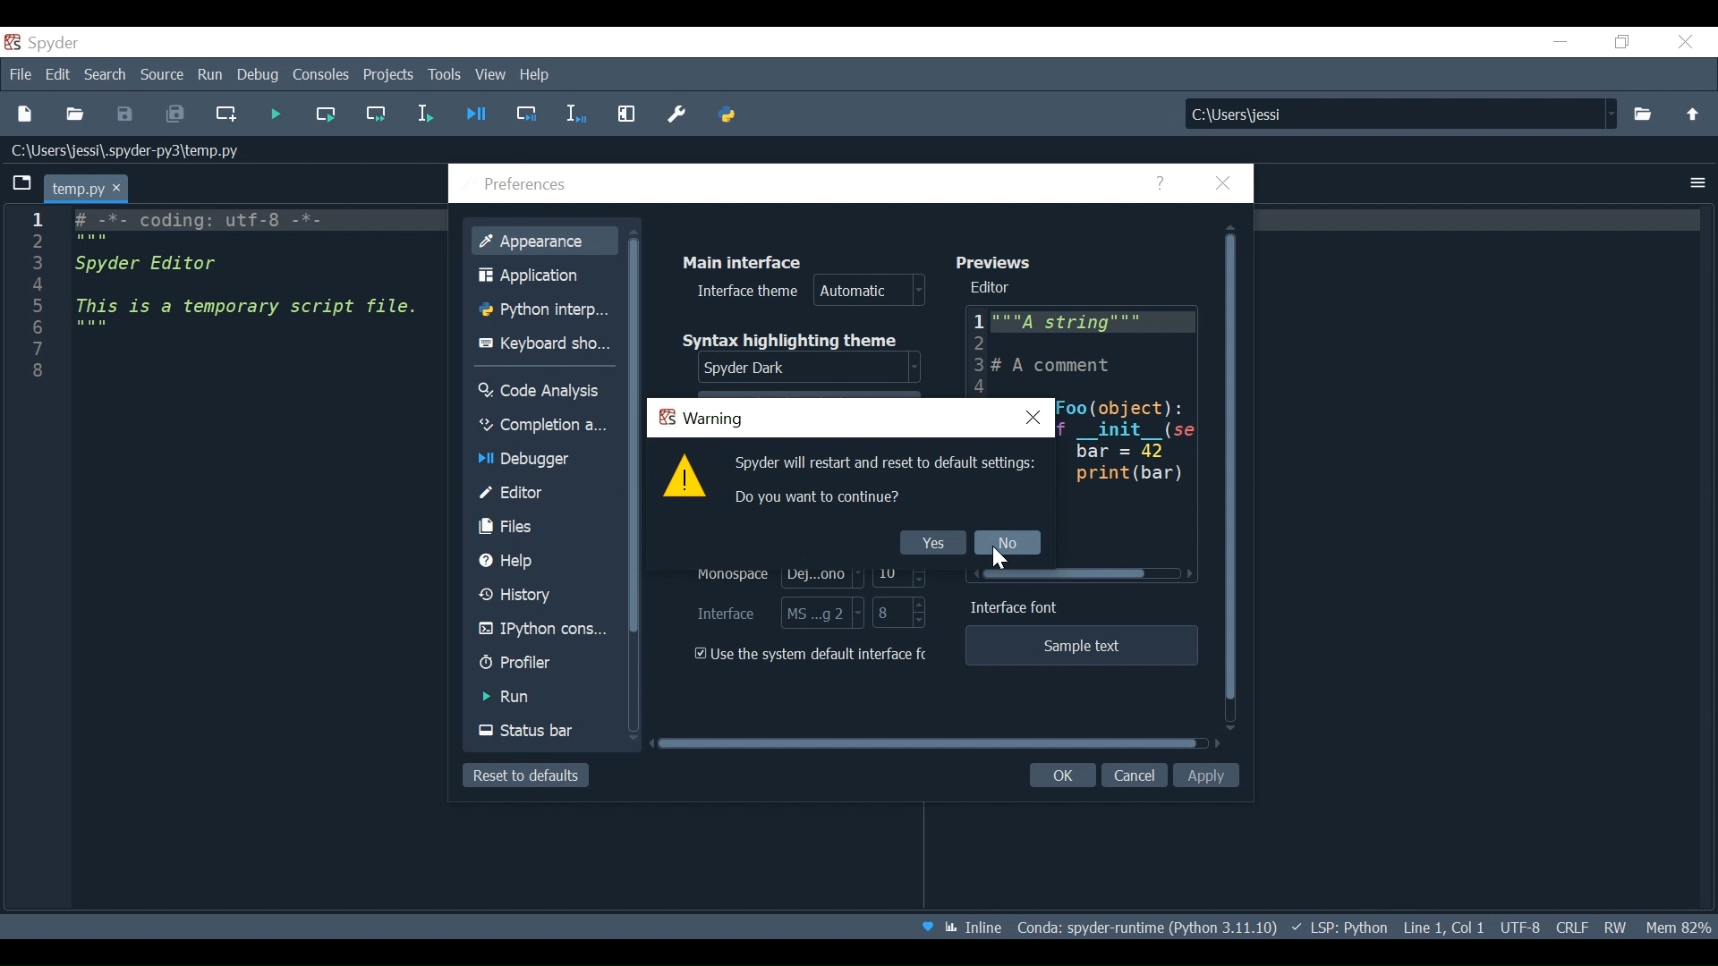 Image resolution: width=1718 pixels, height=966 pixels. I want to click on File EQL Status, so click(1569, 928).